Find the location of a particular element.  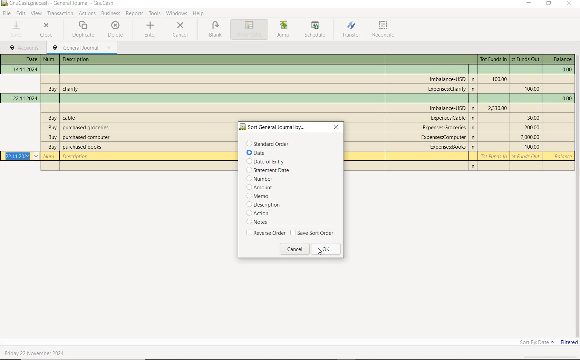

Date is located at coordinates (25, 98).